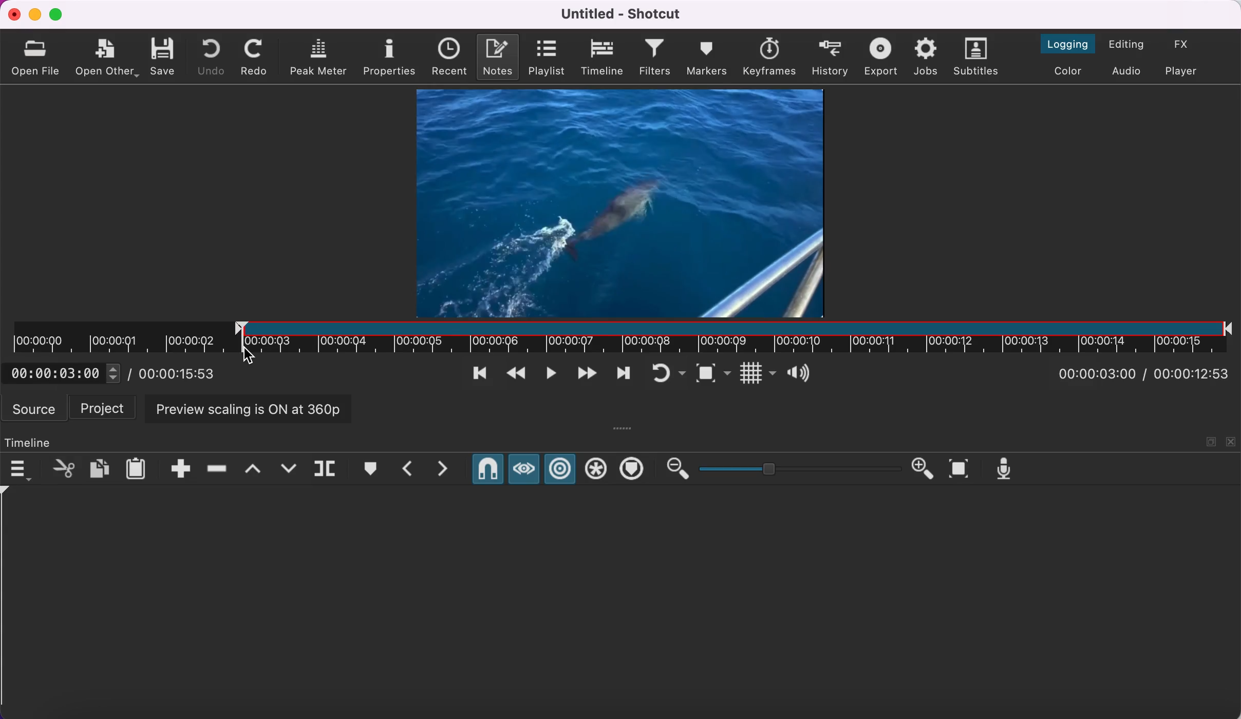  Describe the element at coordinates (138, 468) in the screenshot. I see `paste` at that location.